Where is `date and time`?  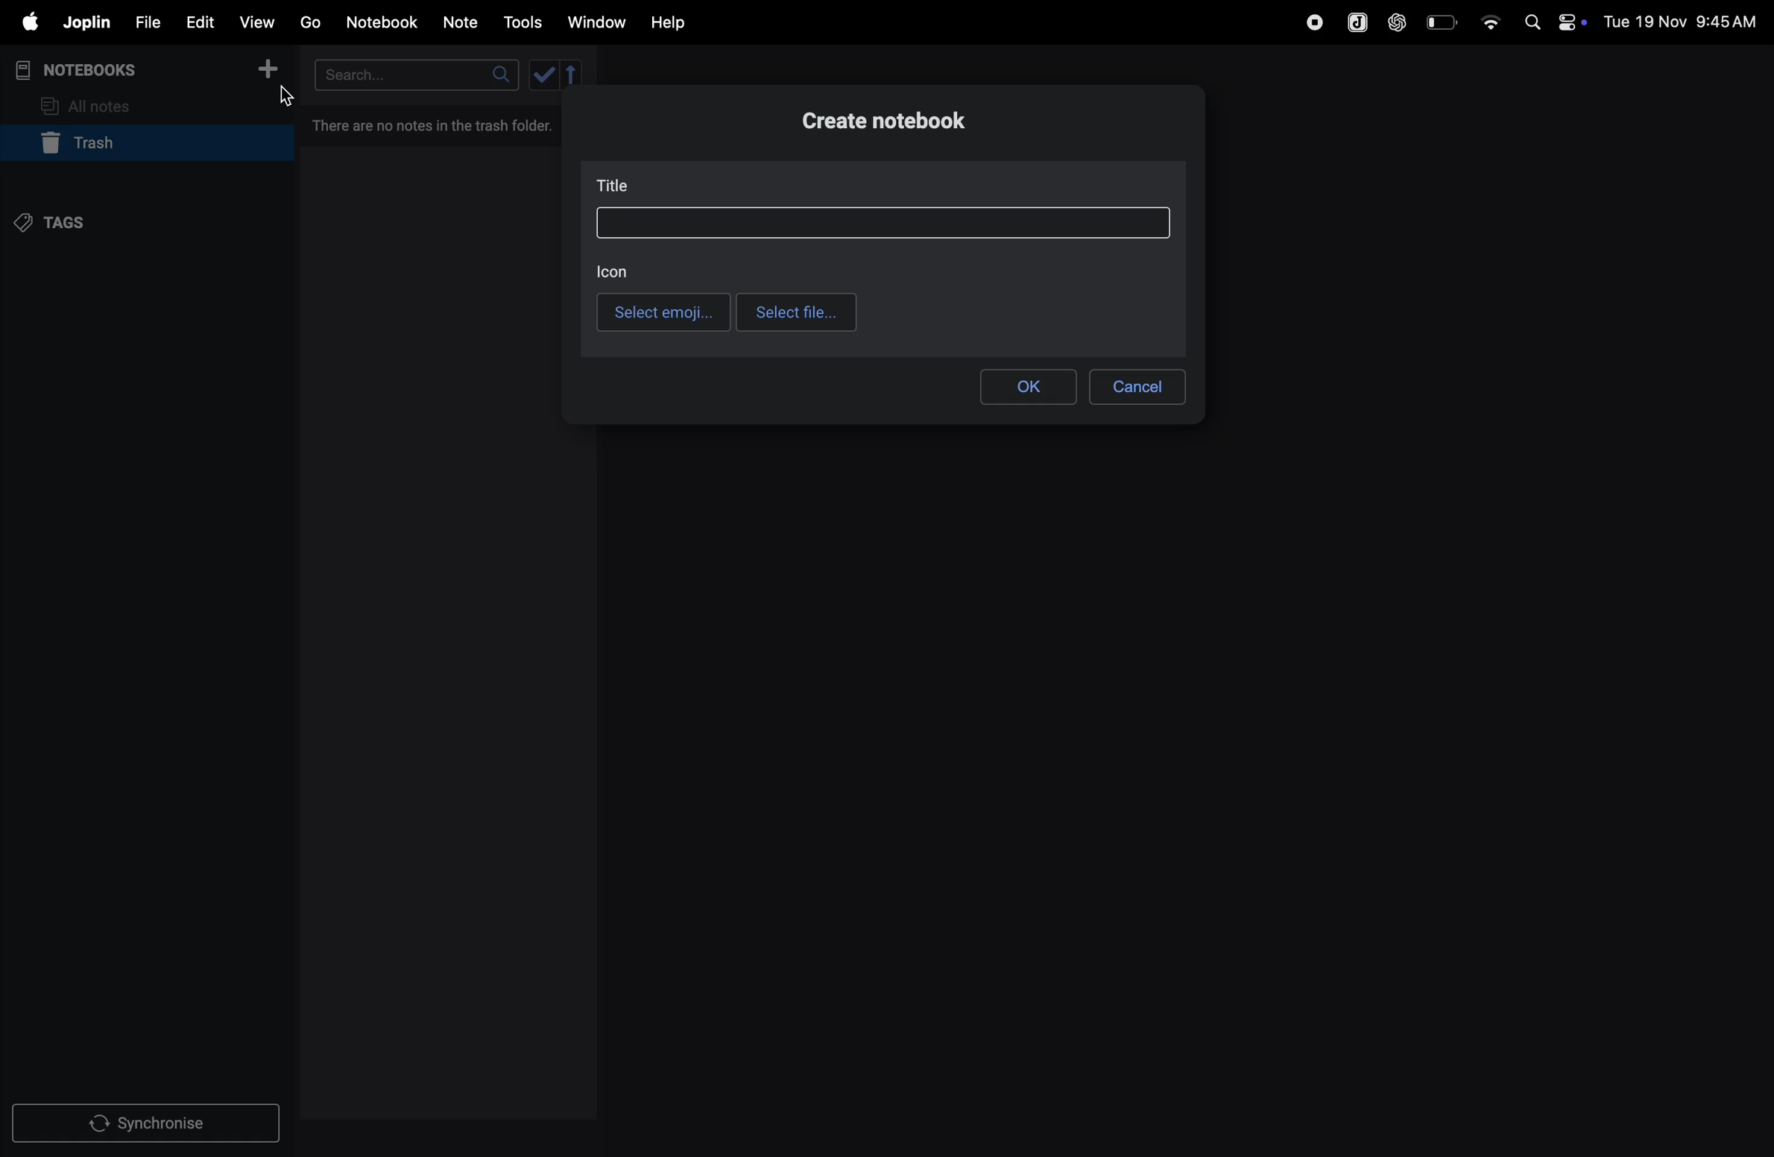
date and time is located at coordinates (1685, 21).